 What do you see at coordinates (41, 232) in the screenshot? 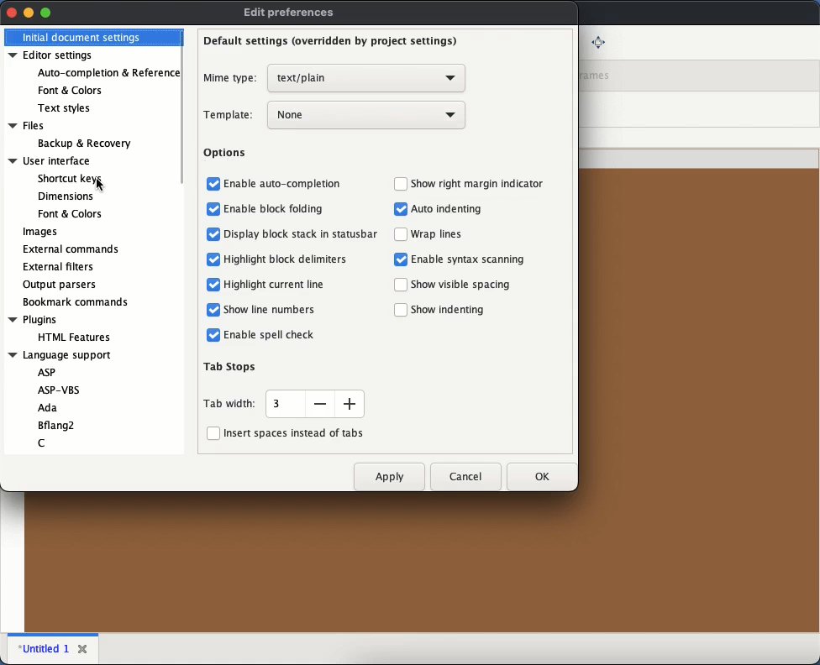
I see `images` at bounding box center [41, 232].